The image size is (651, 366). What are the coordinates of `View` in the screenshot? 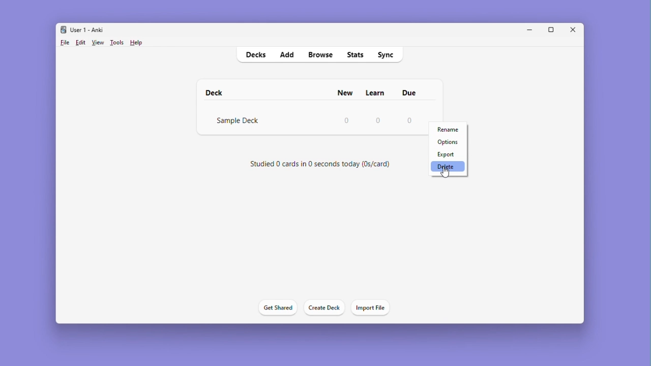 It's located at (98, 42).